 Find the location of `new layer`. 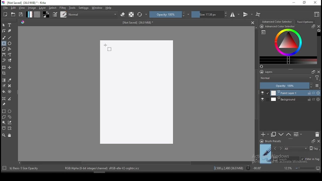

new layer is located at coordinates (265, 134).